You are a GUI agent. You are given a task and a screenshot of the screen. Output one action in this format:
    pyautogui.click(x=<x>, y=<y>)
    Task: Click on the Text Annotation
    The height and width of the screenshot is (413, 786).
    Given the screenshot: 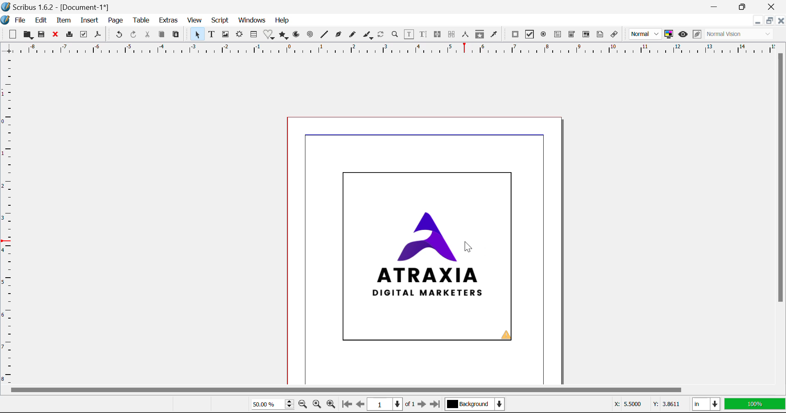 What is the action you would take?
    pyautogui.click(x=600, y=35)
    